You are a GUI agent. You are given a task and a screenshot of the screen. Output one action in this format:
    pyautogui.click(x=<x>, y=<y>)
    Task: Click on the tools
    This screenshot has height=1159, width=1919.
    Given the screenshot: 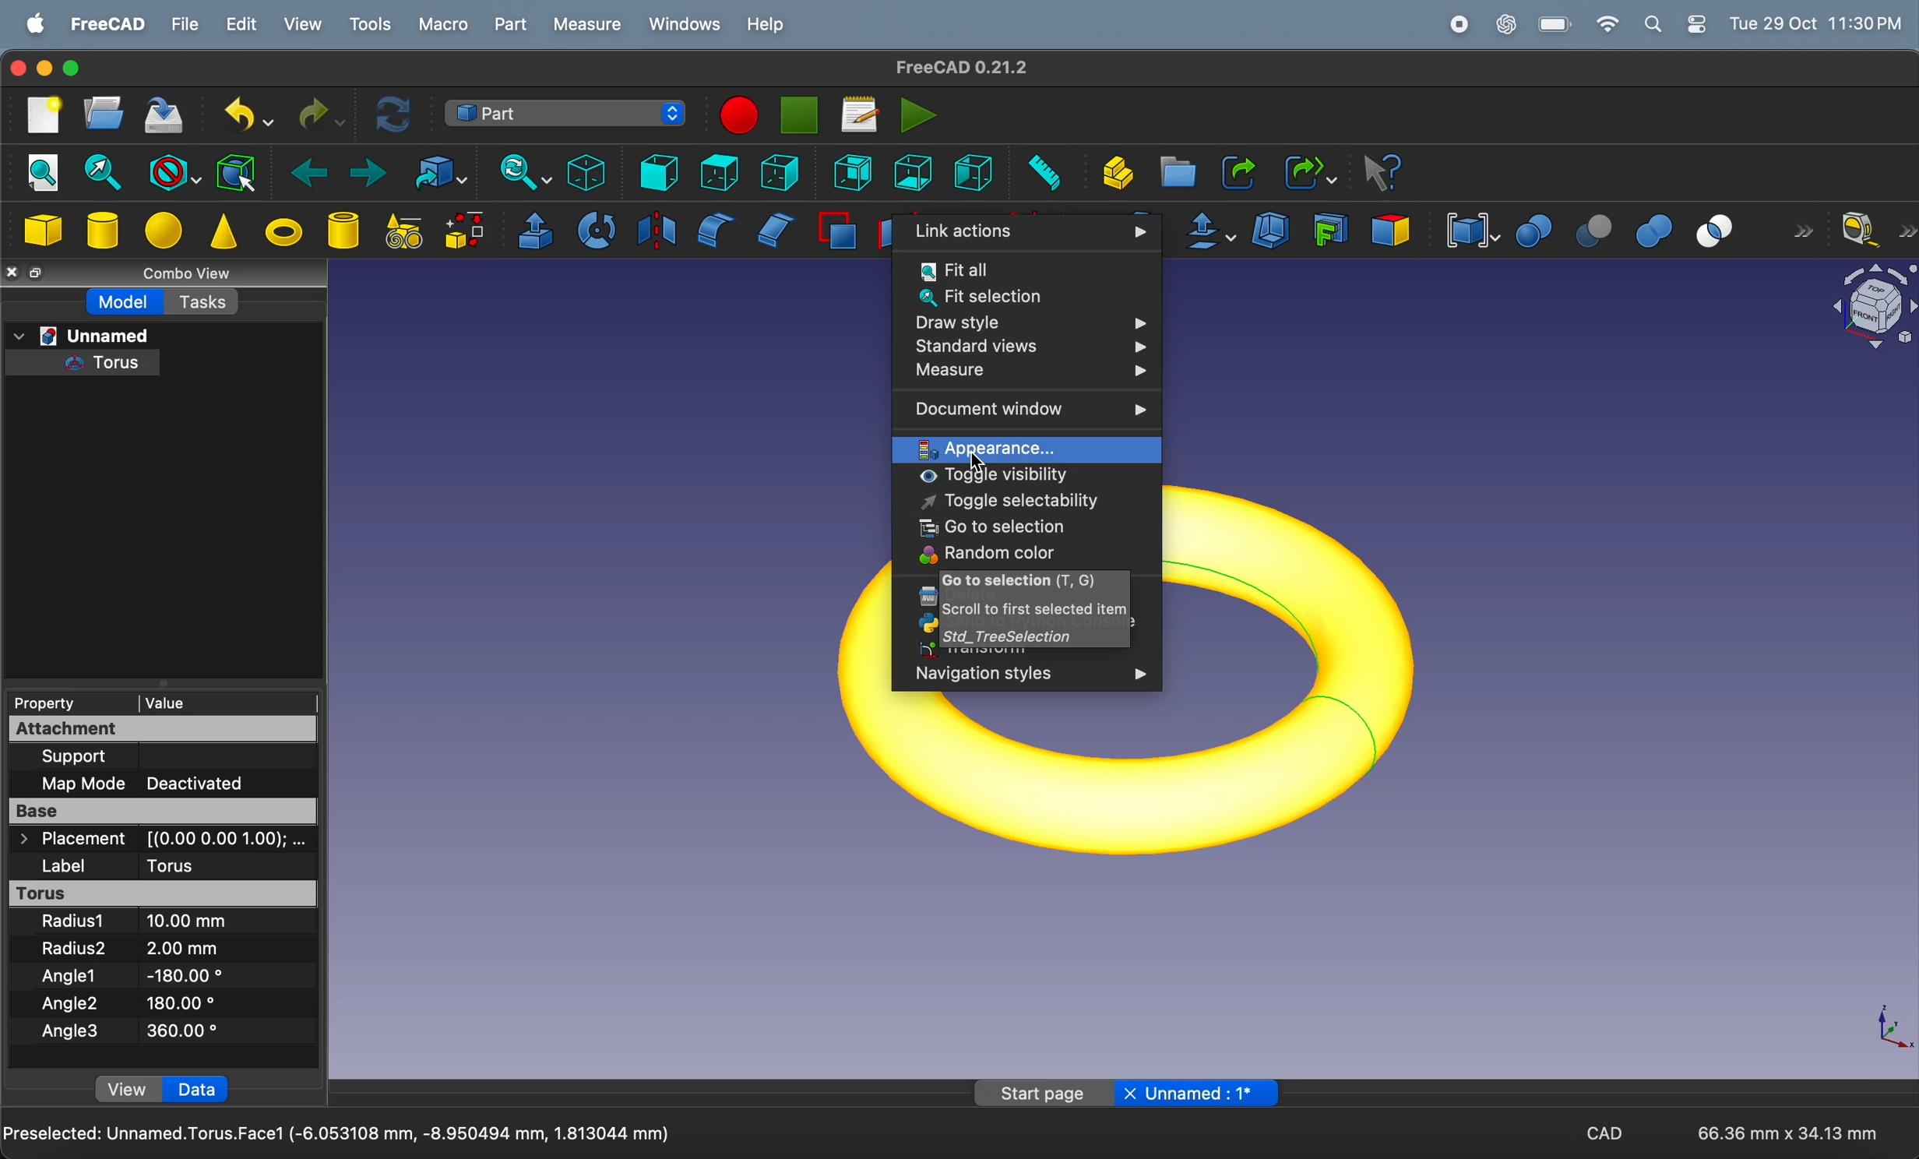 What is the action you would take?
    pyautogui.click(x=368, y=25)
    